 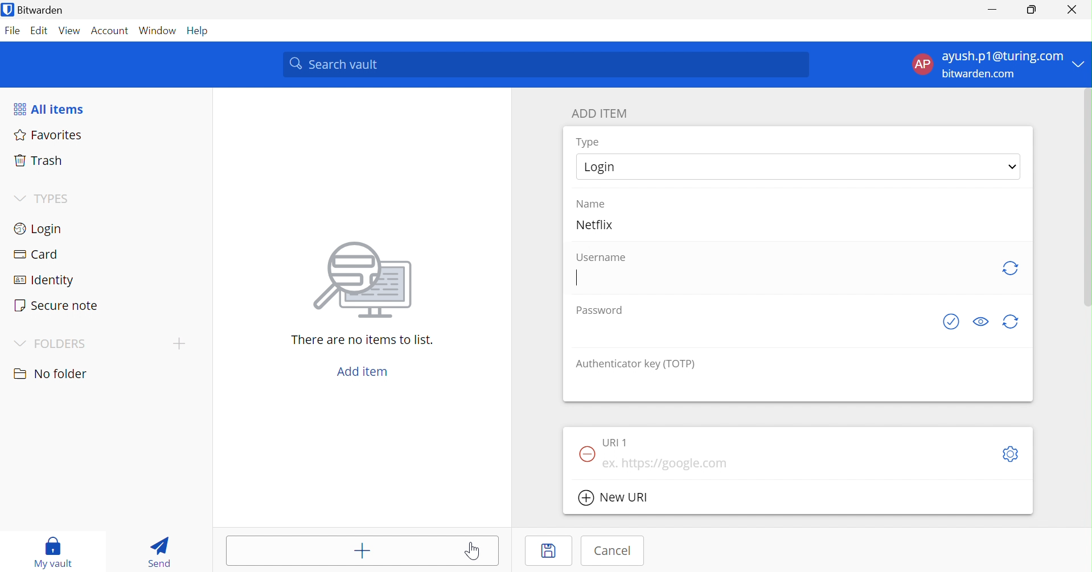 I want to click on Check if password as been exposed, so click(x=951, y=322).